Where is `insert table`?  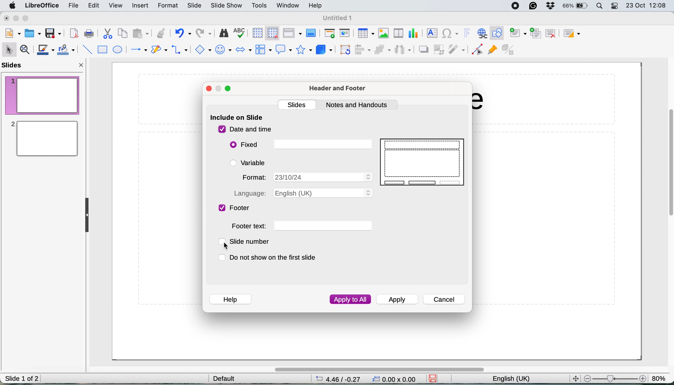
insert table is located at coordinates (365, 33).